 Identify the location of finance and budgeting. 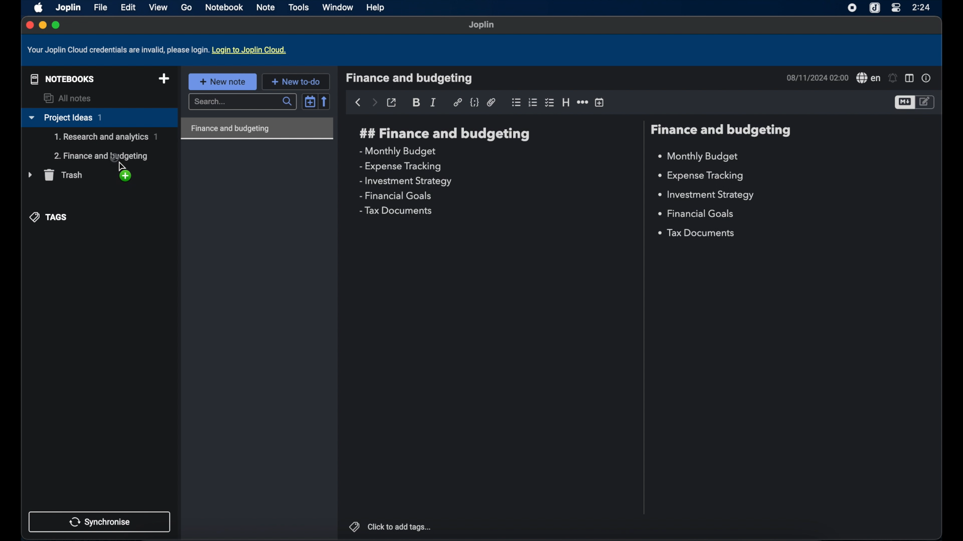
(410, 78).